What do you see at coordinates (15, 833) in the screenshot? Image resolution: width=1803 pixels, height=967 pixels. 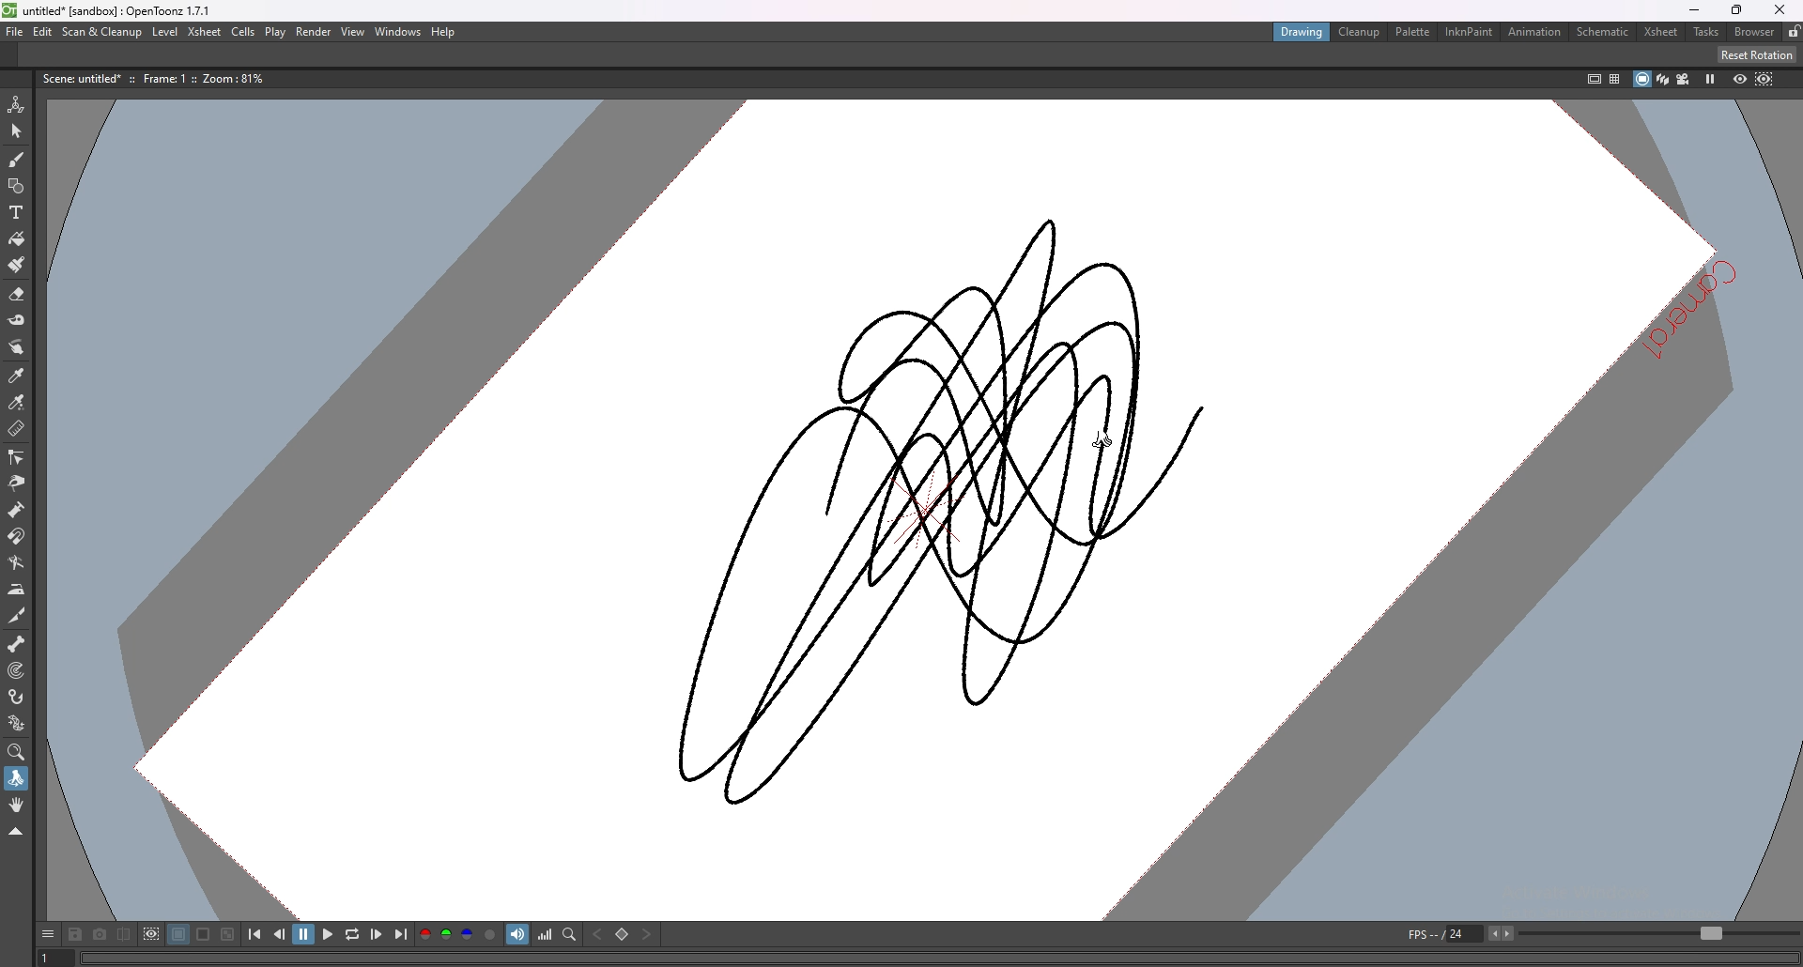 I see `collapse` at bounding box center [15, 833].